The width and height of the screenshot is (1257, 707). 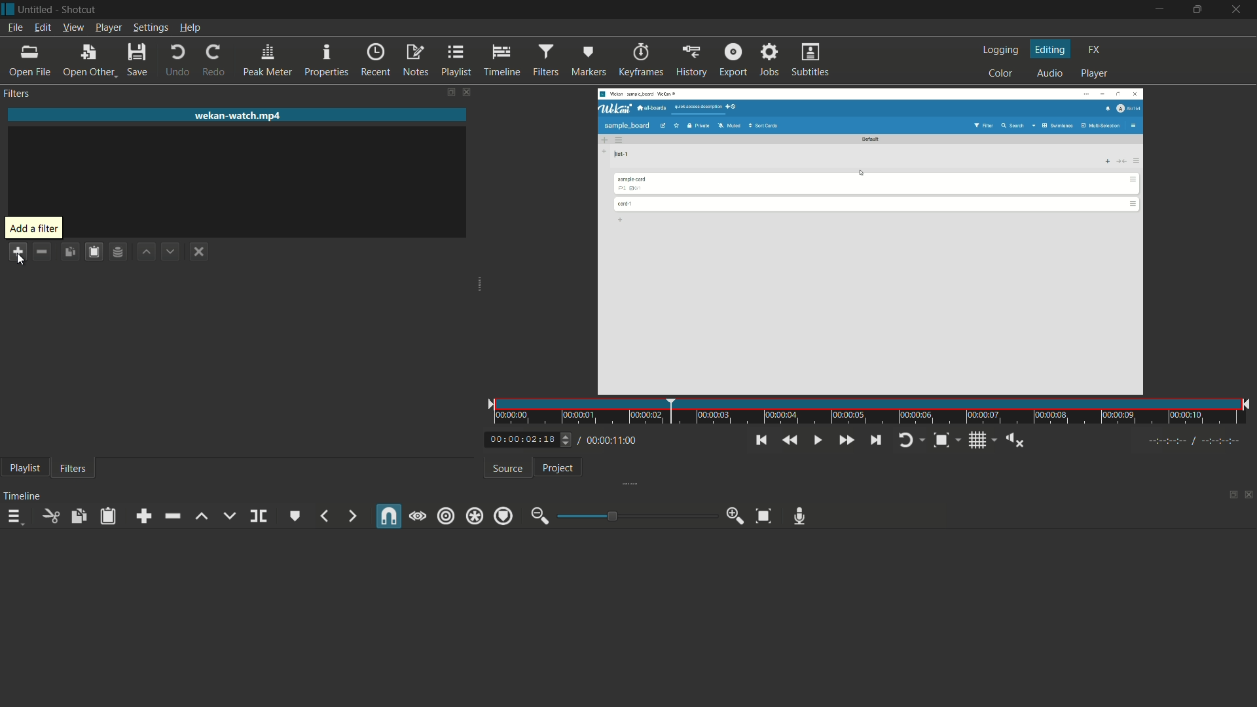 I want to click on notes, so click(x=414, y=61).